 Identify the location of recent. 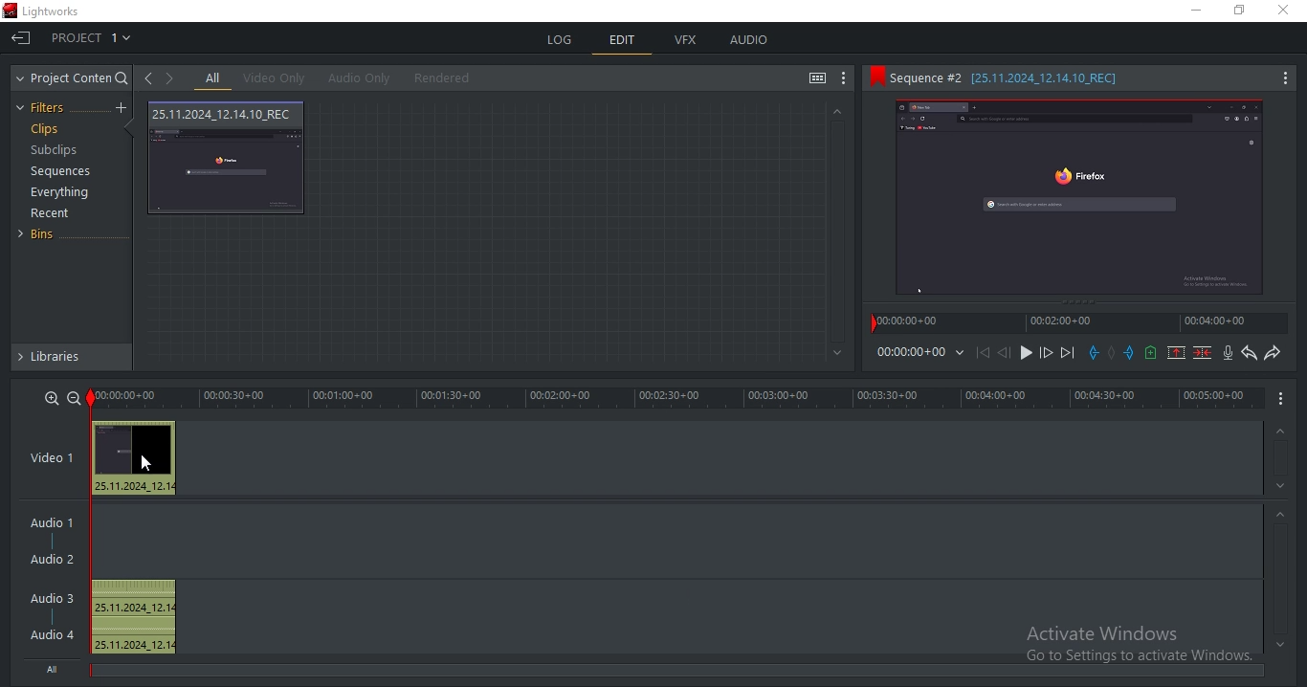
(53, 215).